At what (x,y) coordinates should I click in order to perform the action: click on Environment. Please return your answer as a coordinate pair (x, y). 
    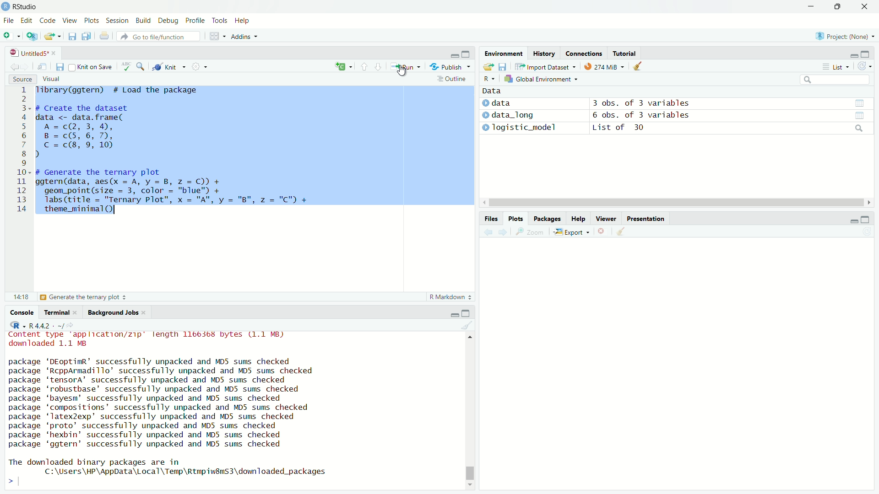
    Looking at the image, I should click on (500, 55).